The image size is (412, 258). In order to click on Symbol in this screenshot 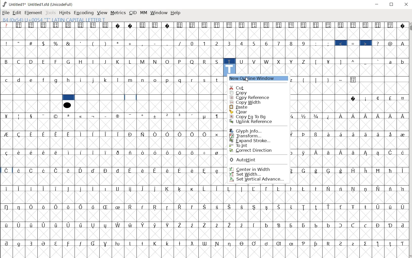, I will do `click(379, 134)`.